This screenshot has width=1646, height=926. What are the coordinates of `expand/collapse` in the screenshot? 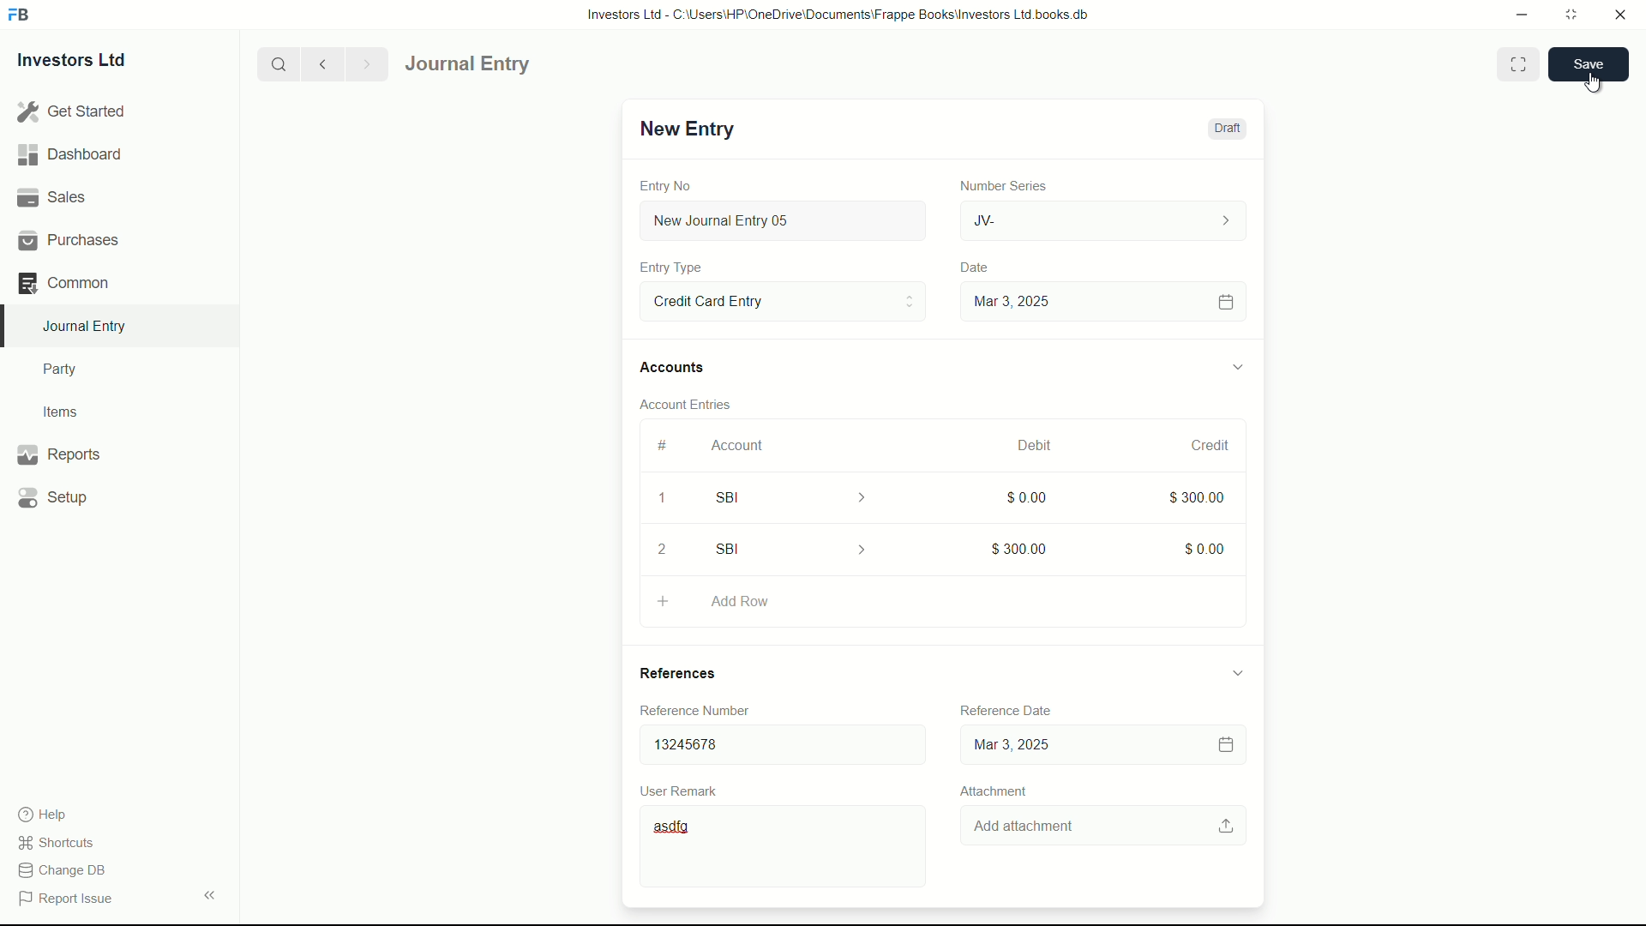 It's located at (1236, 364).